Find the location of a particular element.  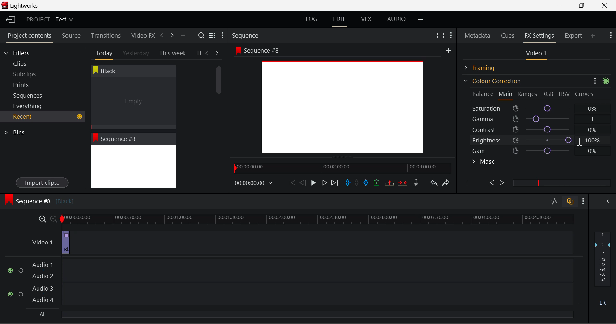

Mask is located at coordinates (484, 162).